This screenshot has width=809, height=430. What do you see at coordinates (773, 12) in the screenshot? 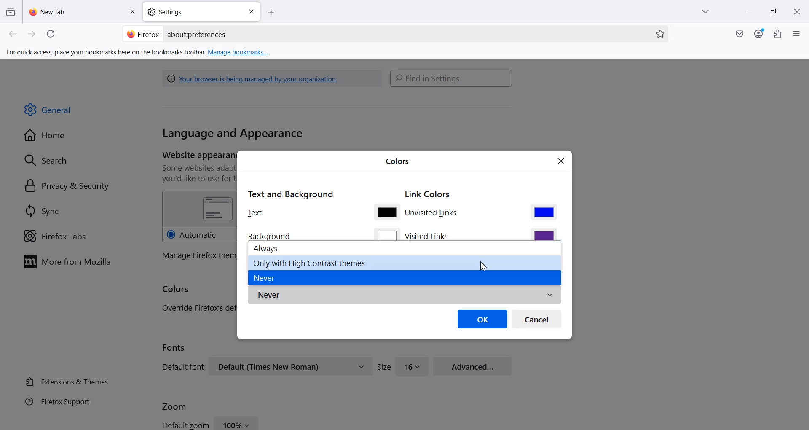
I see `Maximize` at bounding box center [773, 12].